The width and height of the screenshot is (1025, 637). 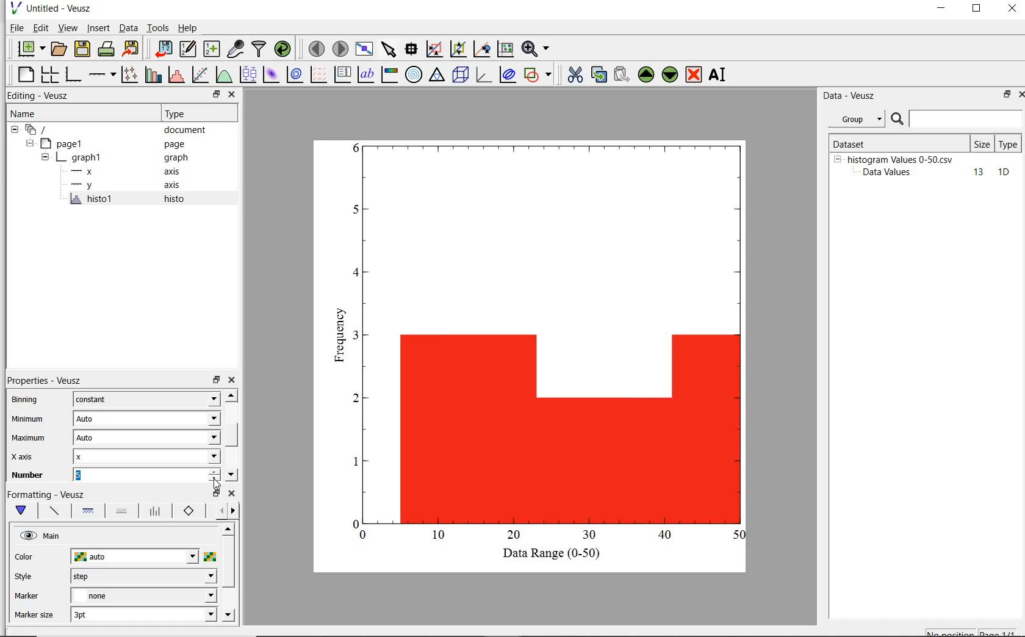 I want to click on restore down, so click(x=977, y=10).